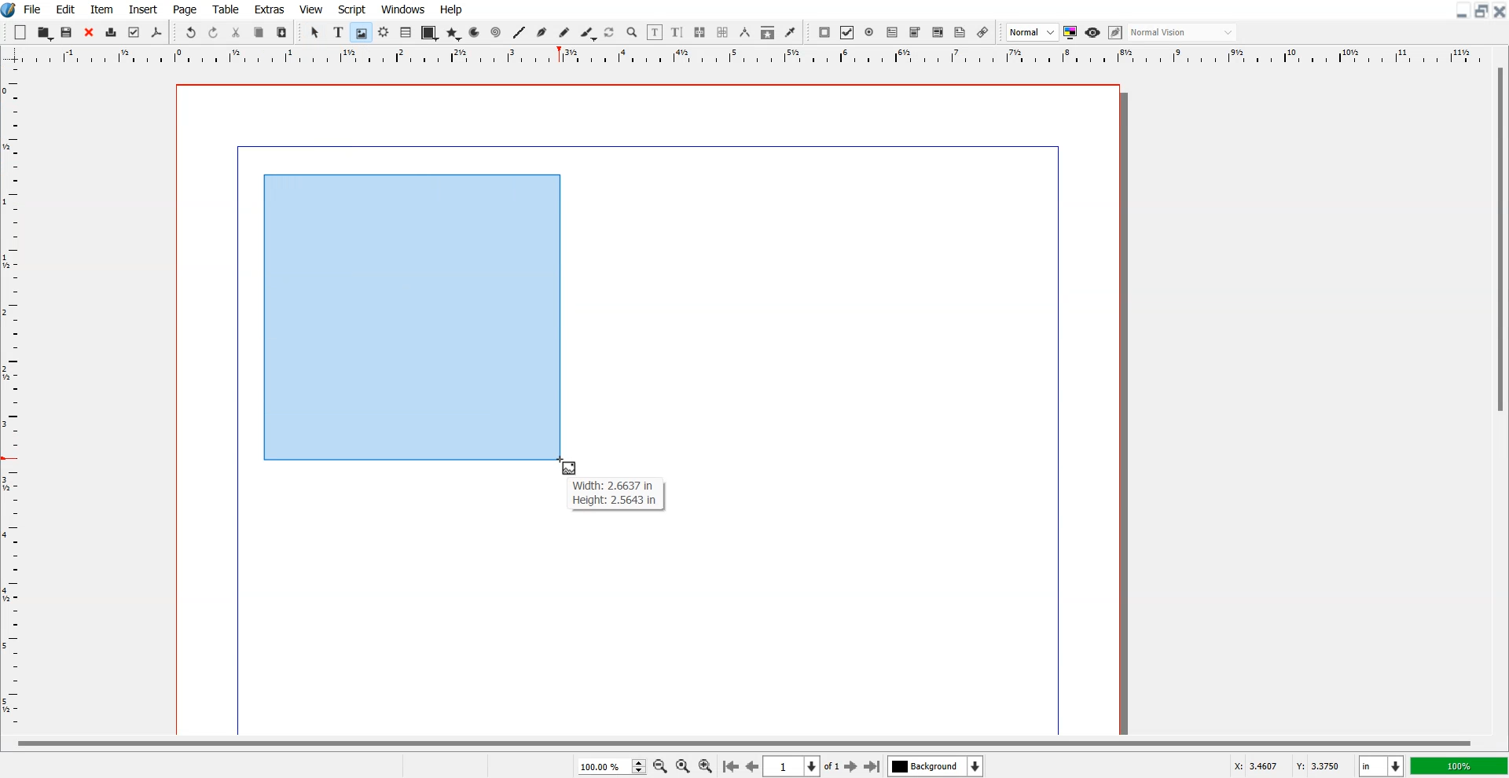 The width and height of the screenshot is (1509, 778). What do you see at coordinates (751, 766) in the screenshot?
I see `Go to Previous page` at bounding box center [751, 766].